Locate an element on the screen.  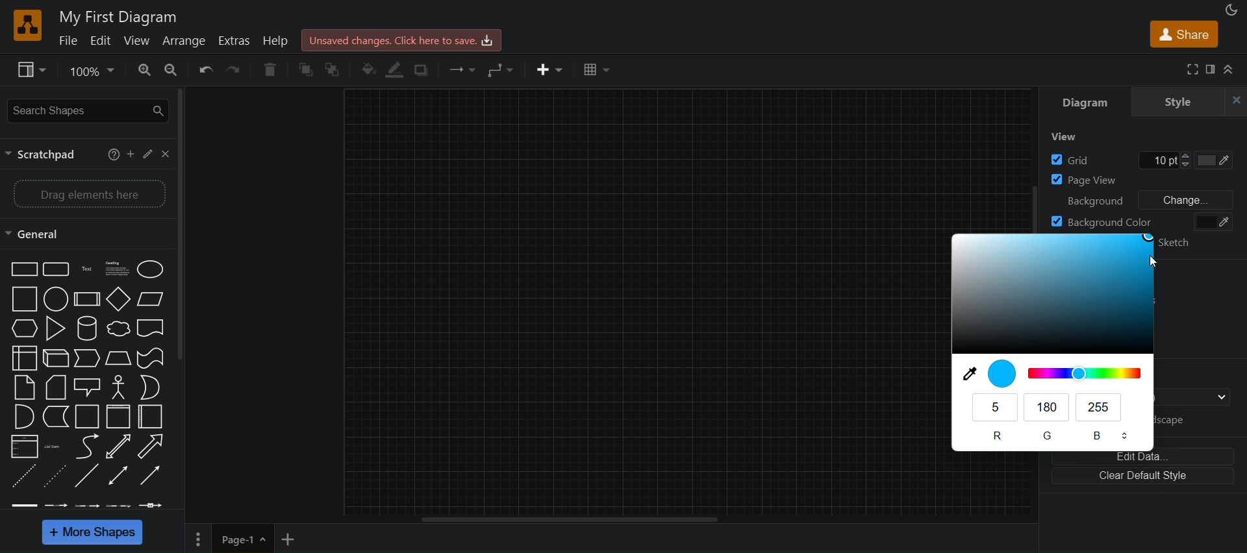
 is located at coordinates (276, 42).